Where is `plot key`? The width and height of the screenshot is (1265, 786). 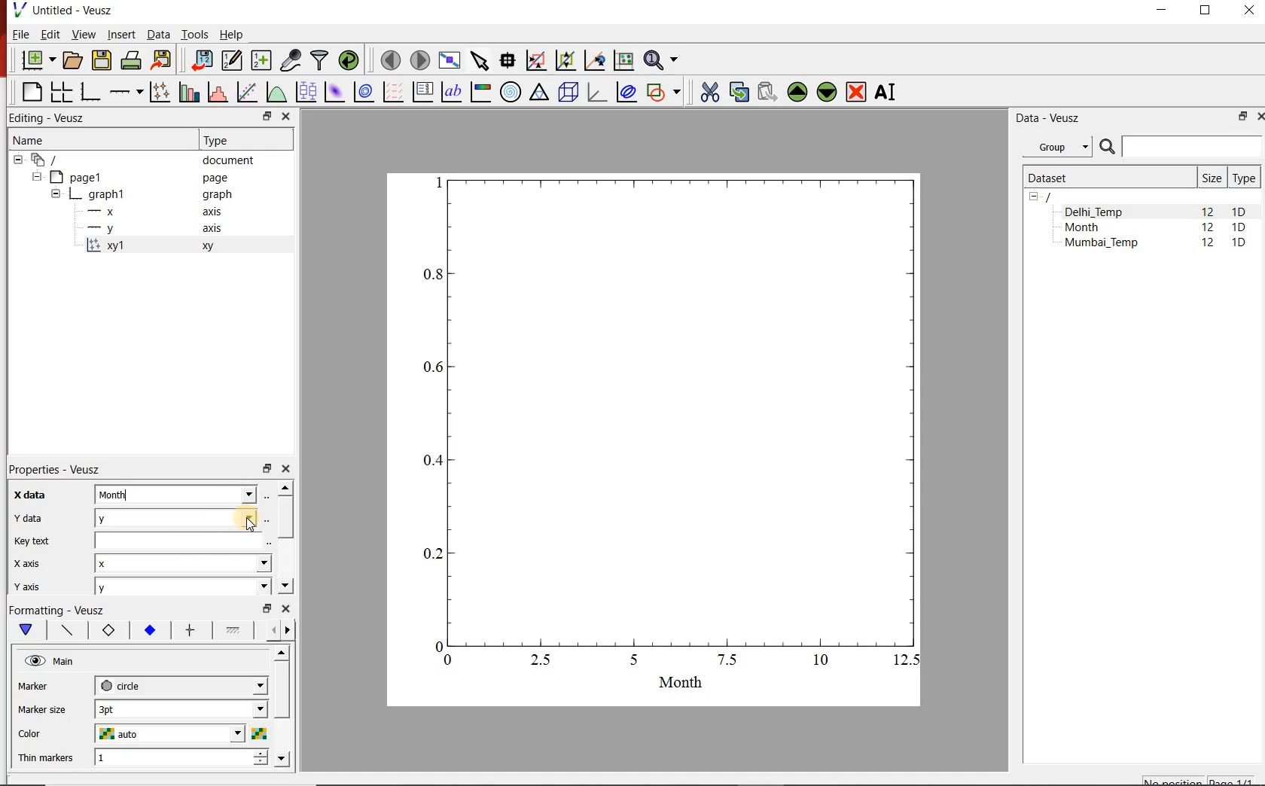 plot key is located at coordinates (422, 93).